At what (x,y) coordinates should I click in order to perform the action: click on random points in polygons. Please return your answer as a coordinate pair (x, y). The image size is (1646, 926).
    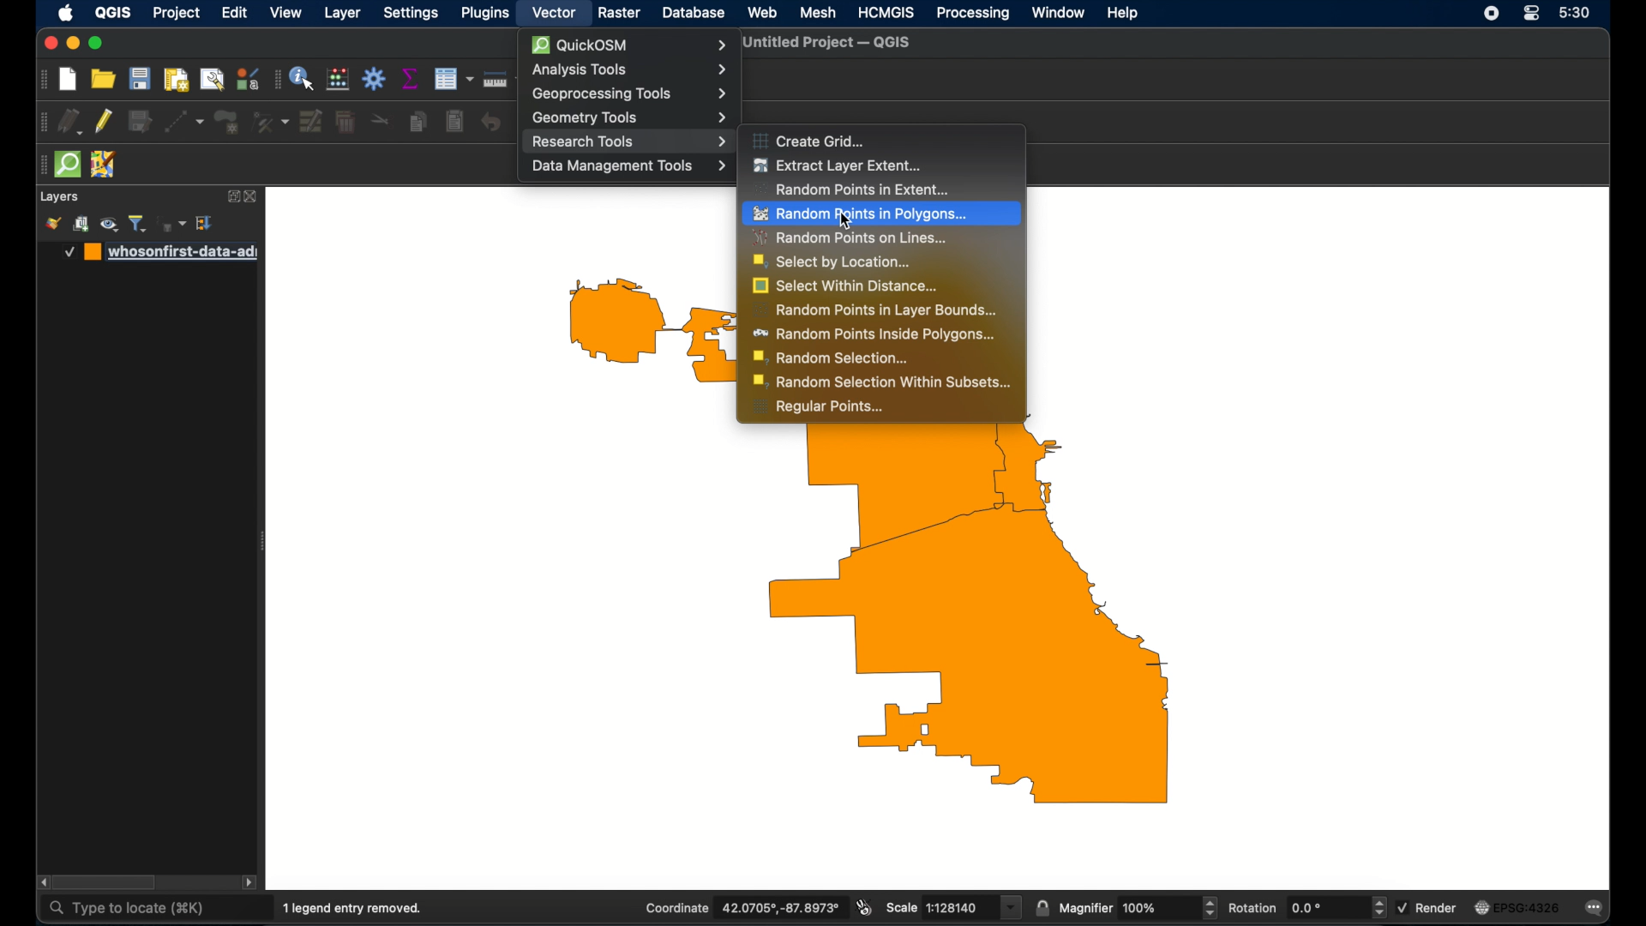
    Looking at the image, I should click on (861, 214).